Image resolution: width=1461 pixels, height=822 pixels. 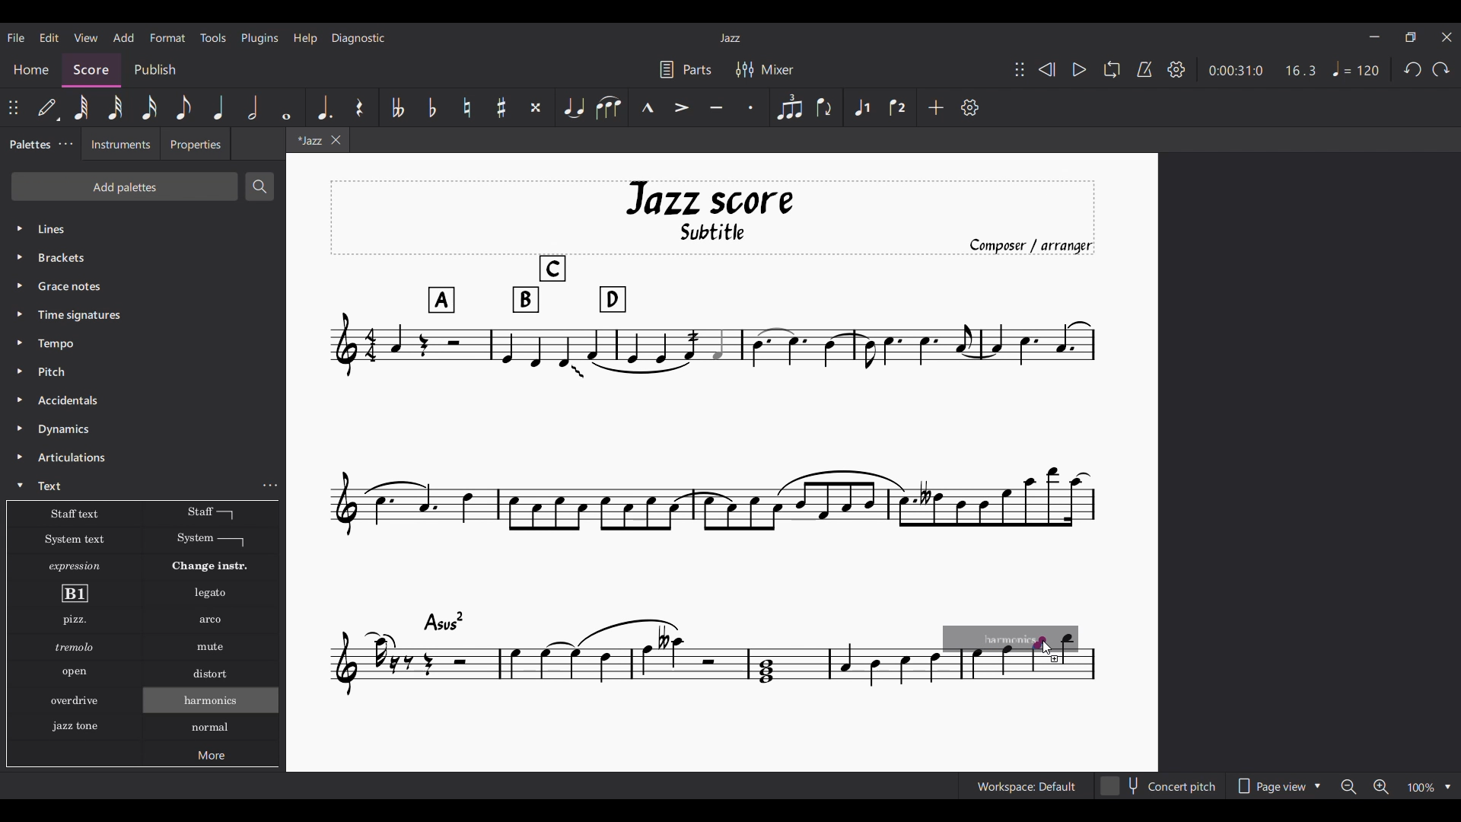 What do you see at coordinates (219, 107) in the screenshot?
I see `Quarter note` at bounding box center [219, 107].